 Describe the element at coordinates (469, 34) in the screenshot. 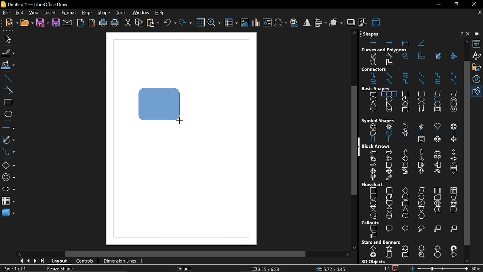

I see `close` at that location.